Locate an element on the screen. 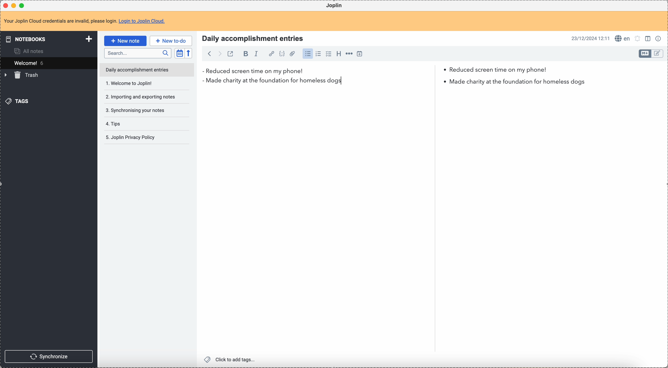 The image size is (668, 368). hyperlink is located at coordinates (272, 54).